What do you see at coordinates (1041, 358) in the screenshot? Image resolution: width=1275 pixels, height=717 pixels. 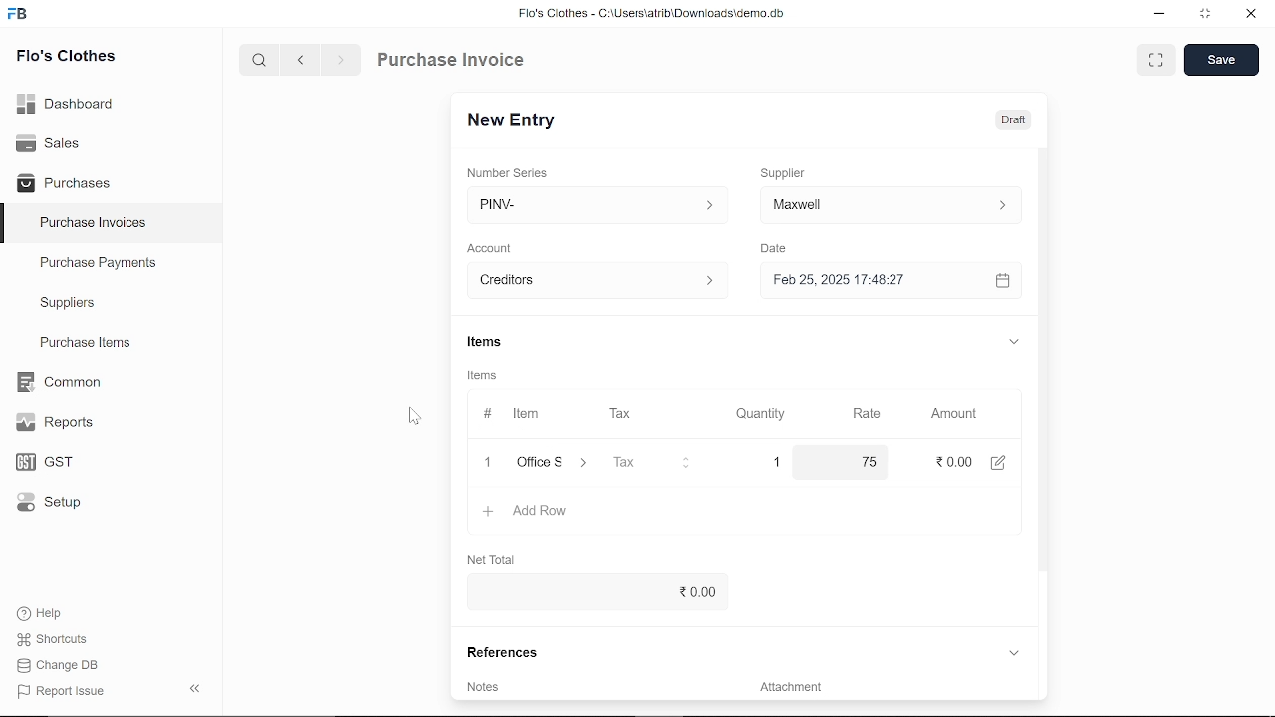 I see `vertical scrollbar` at bounding box center [1041, 358].